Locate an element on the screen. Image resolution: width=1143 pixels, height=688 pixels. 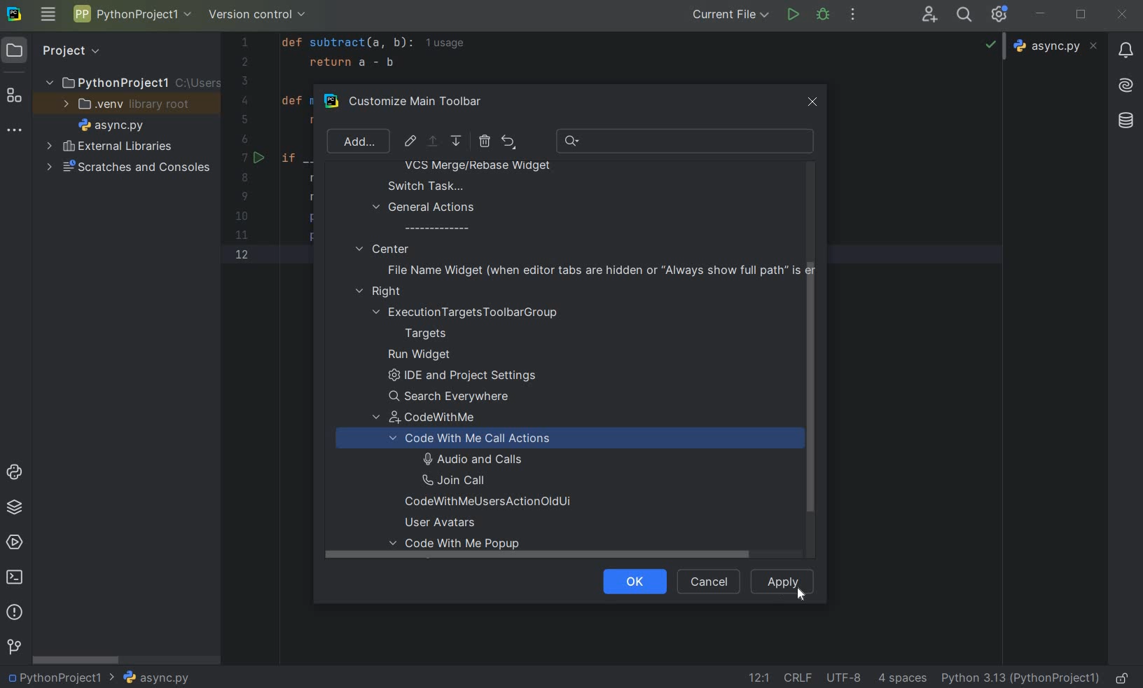
MORE TOOL WINDOWS is located at coordinates (15, 131).